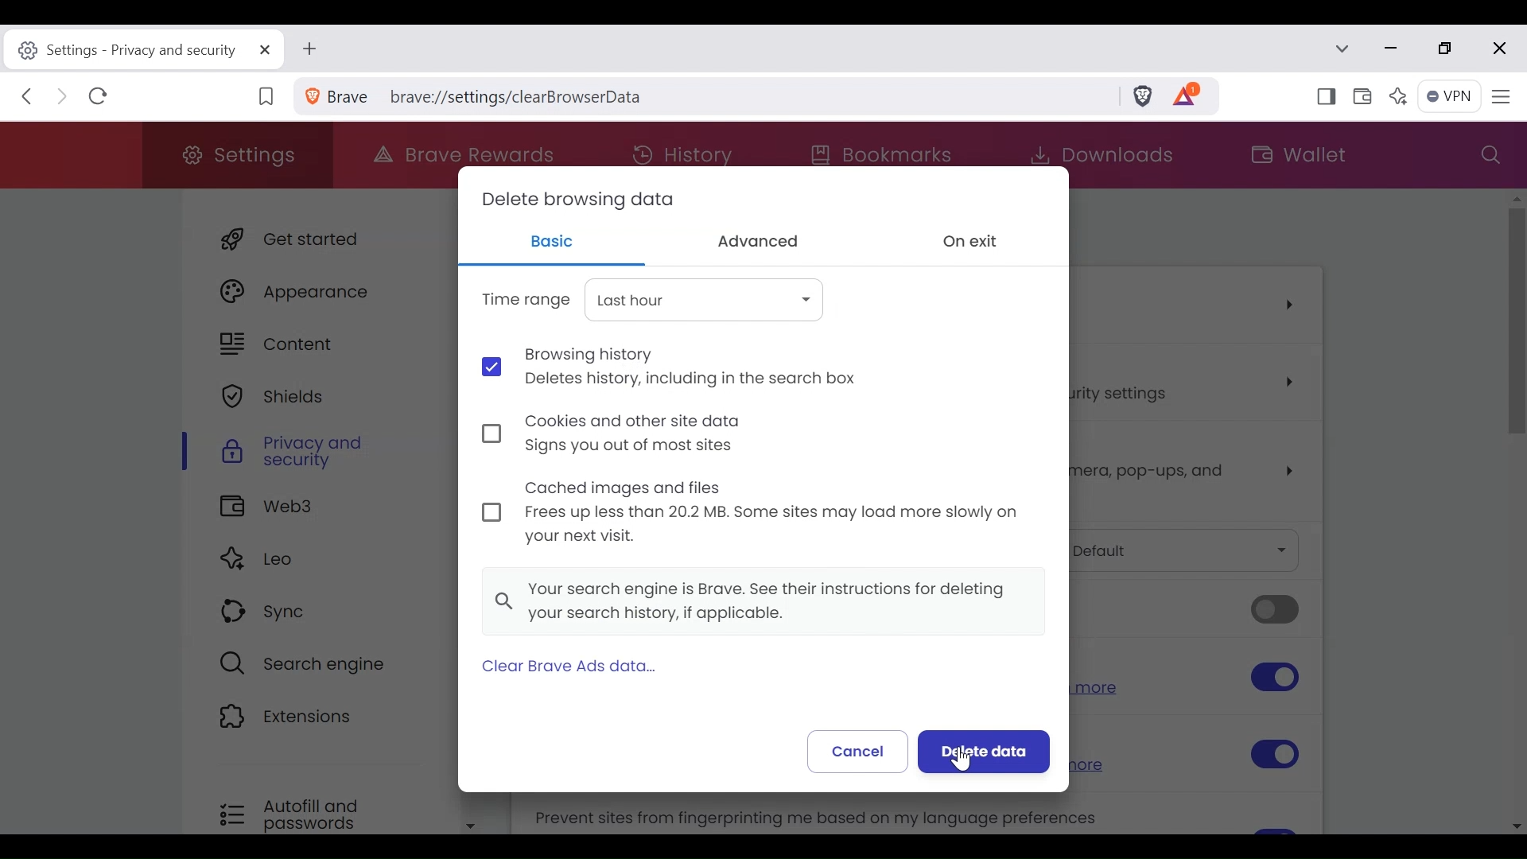 This screenshot has height=859, width=1527. Describe the element at coordinates (671, 368) in the screenshot. I see `Browsing history
Deletes history, including in the search box` at that location.